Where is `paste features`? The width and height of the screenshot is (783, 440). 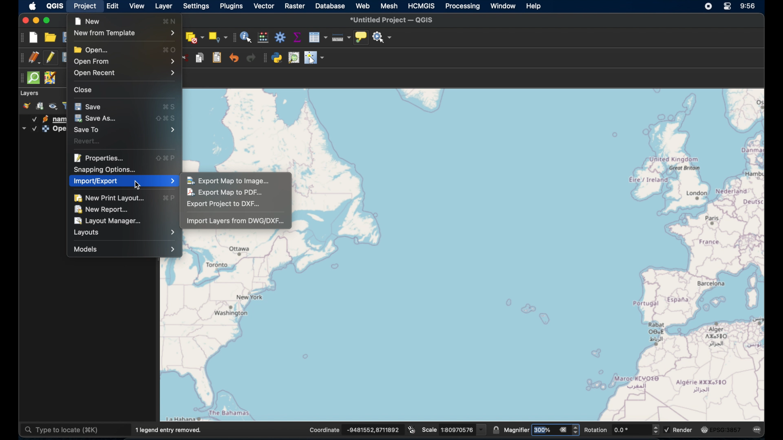
paste features is located at coordinates (217, 58).